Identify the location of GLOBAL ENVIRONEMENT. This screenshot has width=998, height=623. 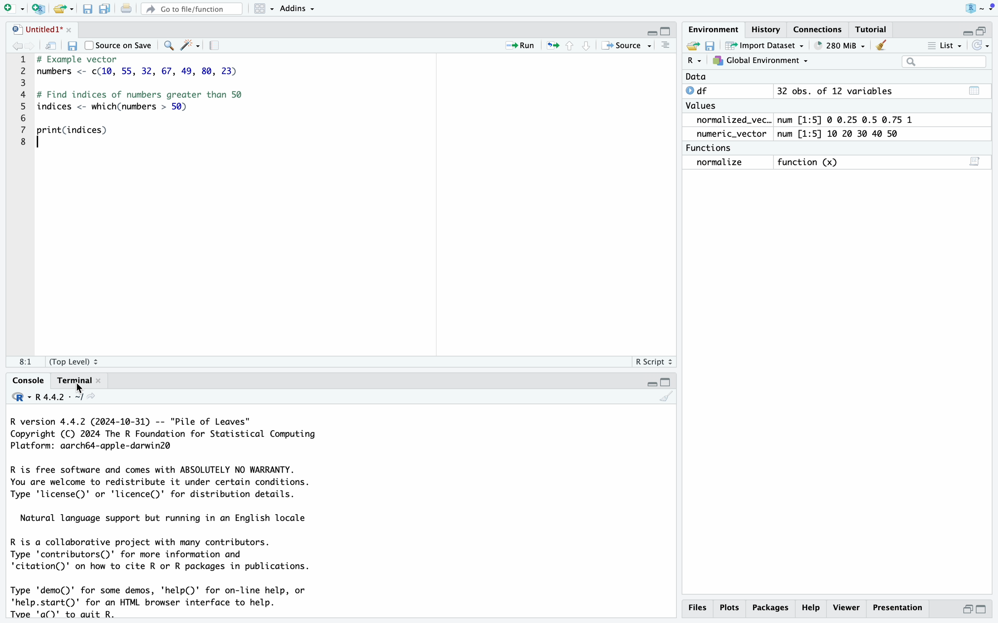
(760, 62).